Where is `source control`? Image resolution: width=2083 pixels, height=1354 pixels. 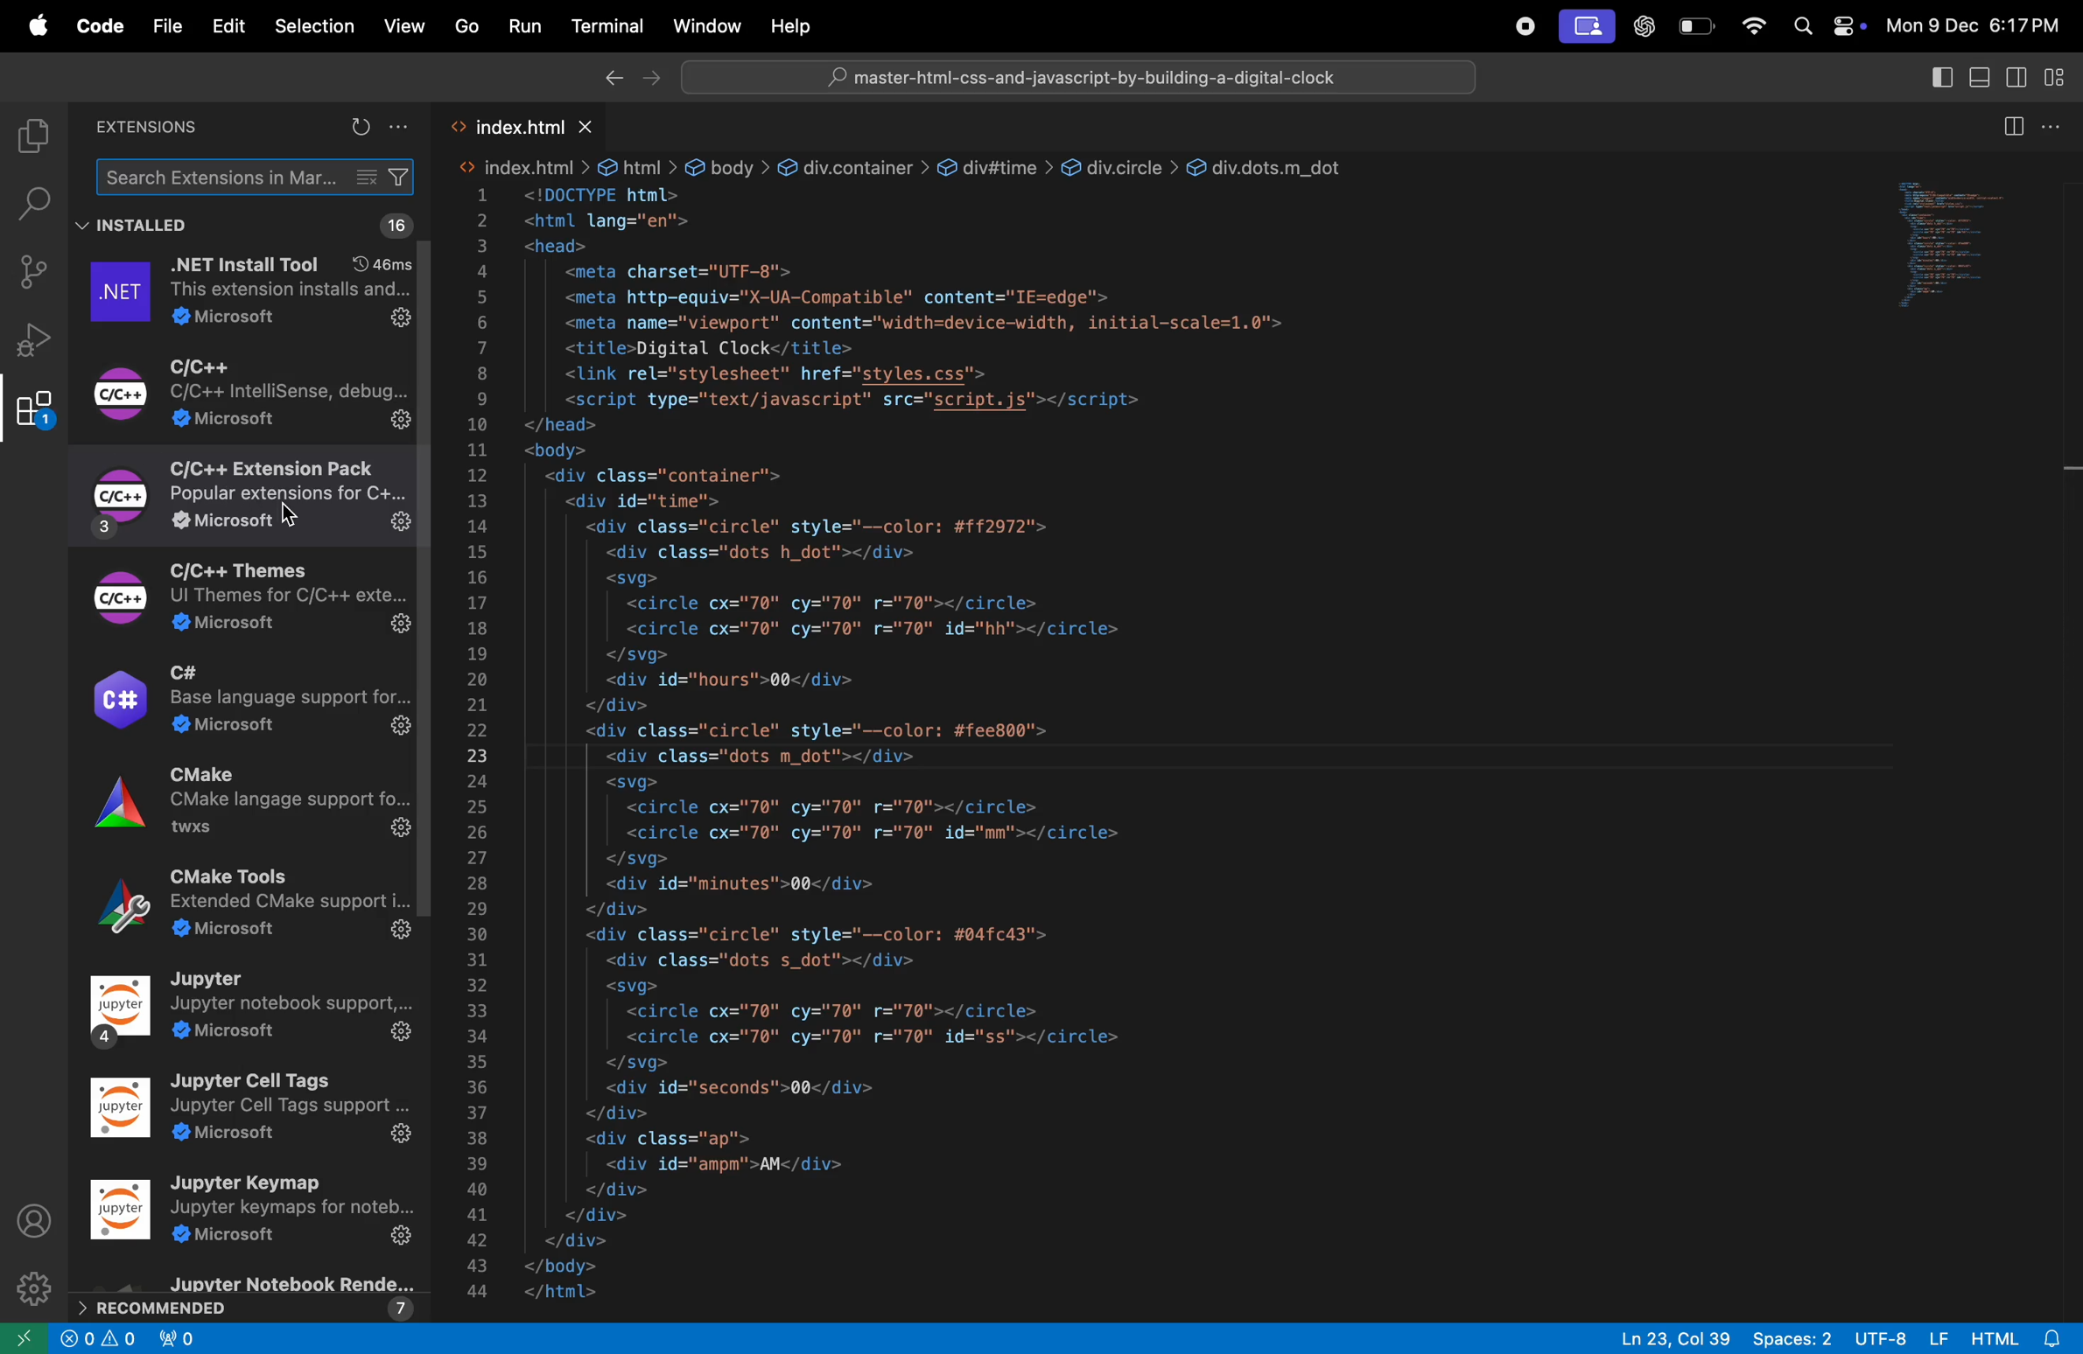
source control is located at coordinates (32, 272).